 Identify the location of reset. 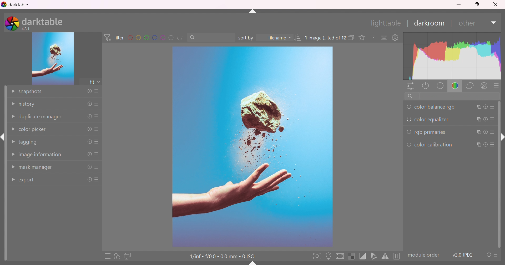
(488, 255).